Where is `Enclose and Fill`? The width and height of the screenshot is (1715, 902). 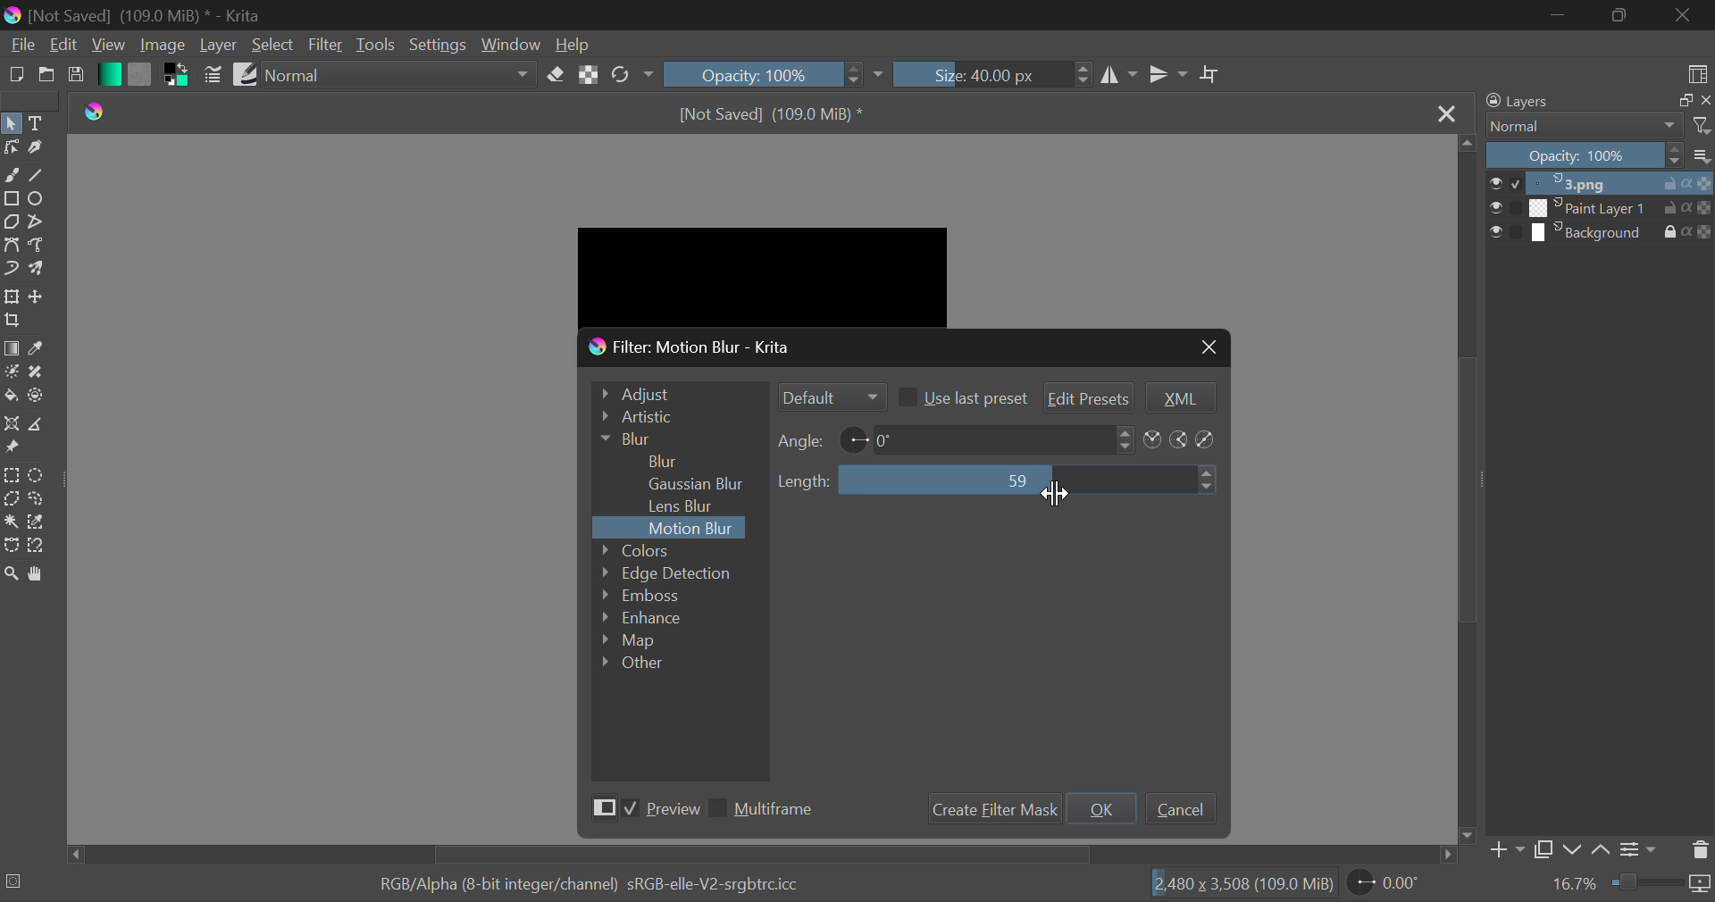
Enclose and Fill is located at coordinates (38, 398).